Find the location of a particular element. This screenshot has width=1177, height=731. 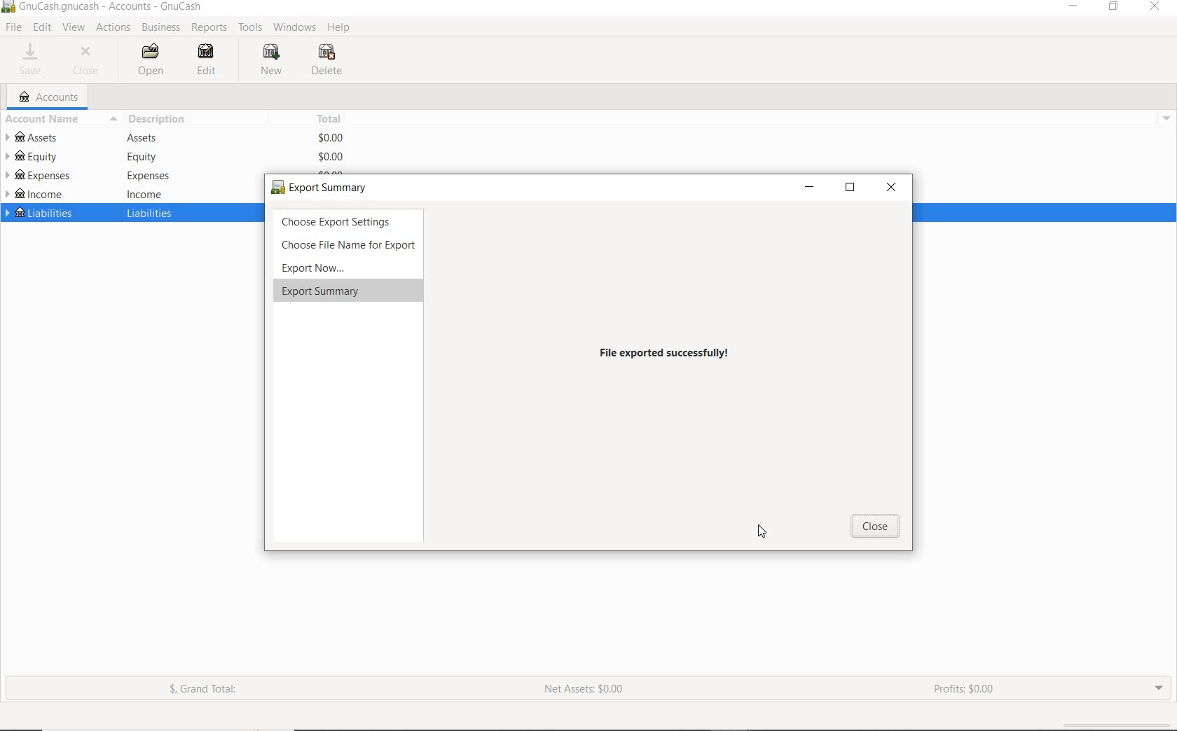

drop down is located at coordinates (1168, 118).